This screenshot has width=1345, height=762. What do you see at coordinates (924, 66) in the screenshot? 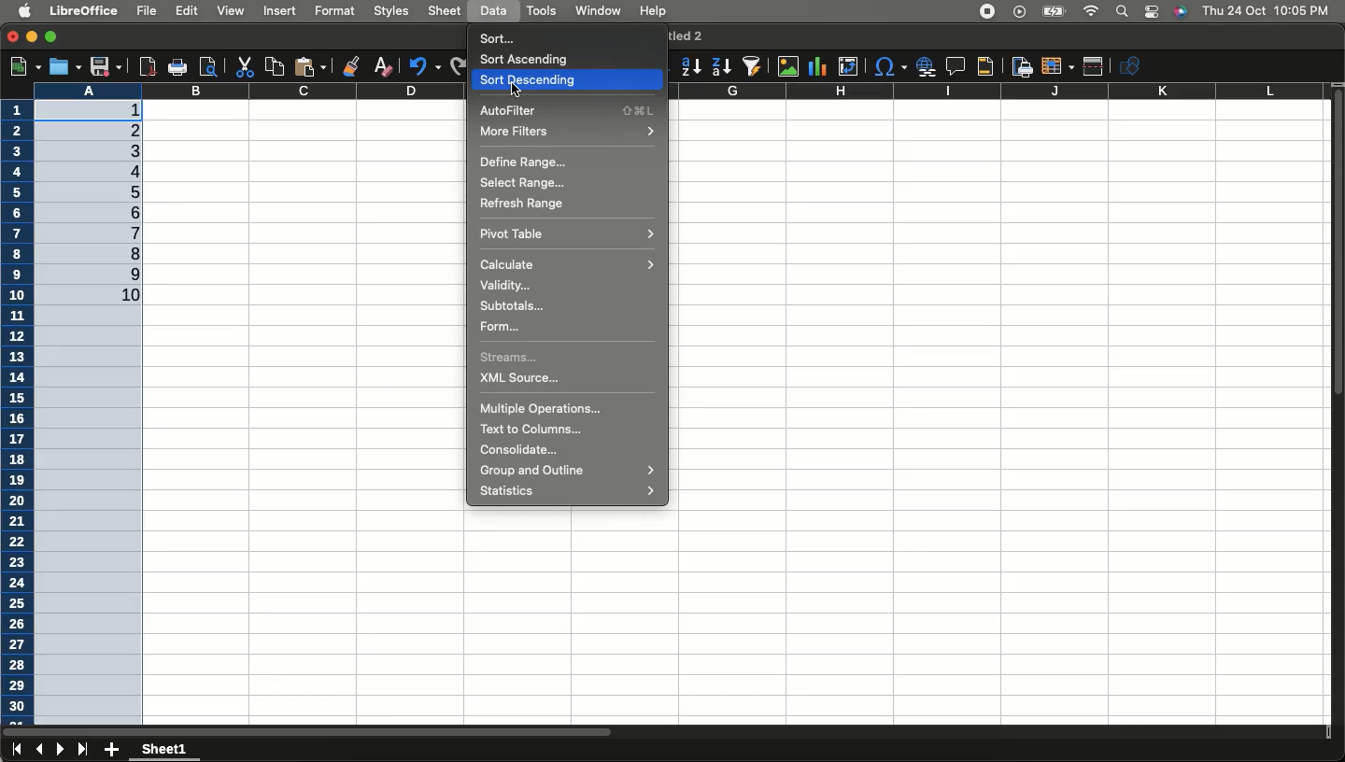
I see `Insert hyperlink` at bounding box center [924, 66].